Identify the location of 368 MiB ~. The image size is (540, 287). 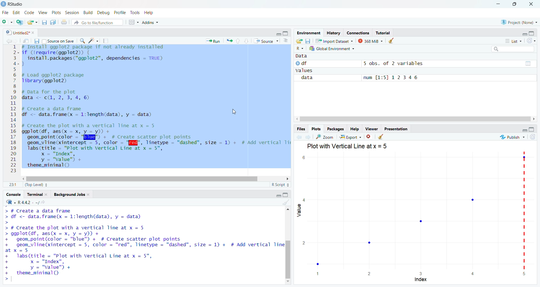
(370, 41).